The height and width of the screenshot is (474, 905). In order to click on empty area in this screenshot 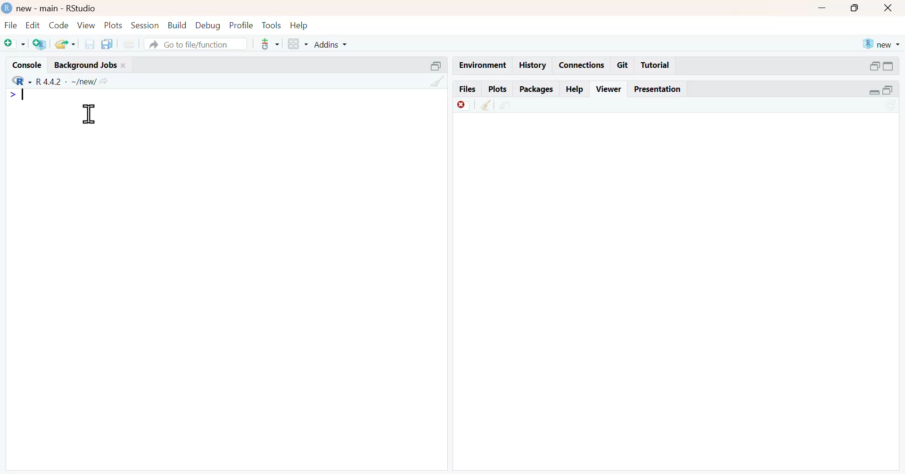, I will do `click(681, 294)`.